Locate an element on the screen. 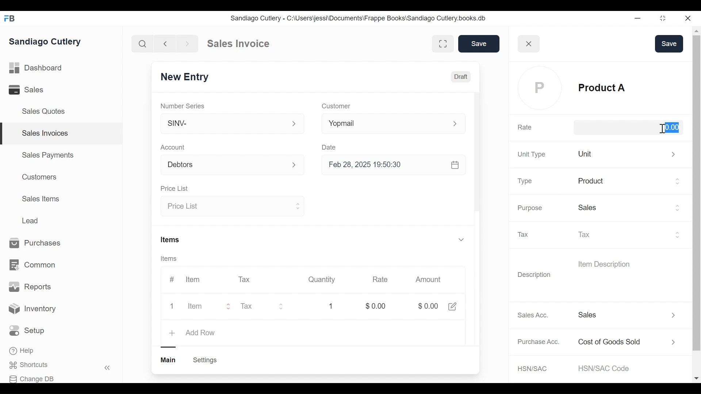  Number Series is located at coordinates (183, 105).